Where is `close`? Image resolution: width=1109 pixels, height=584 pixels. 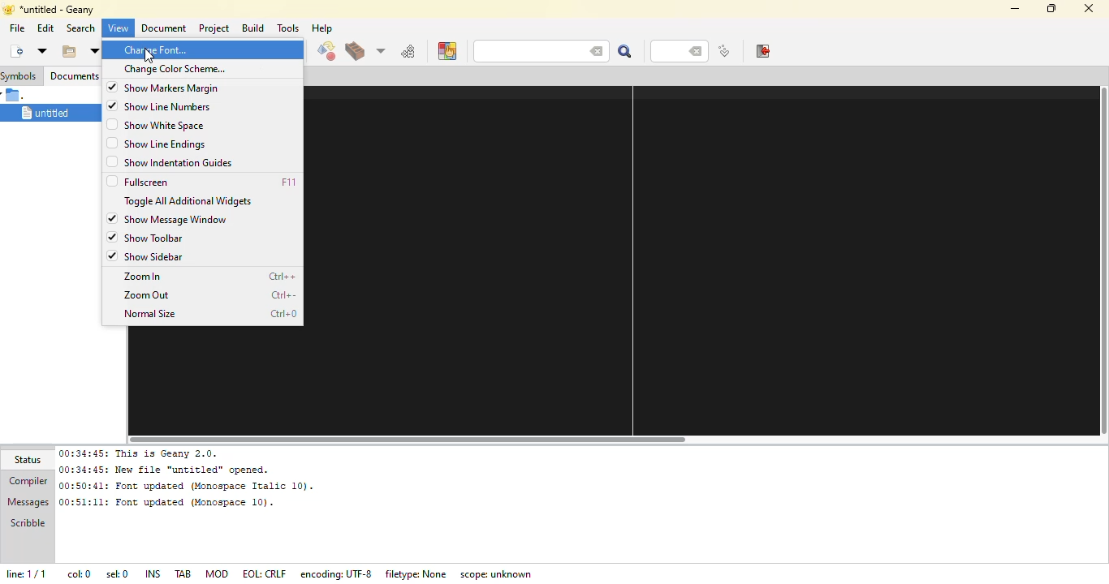 close is located at coordinates (1090, 10).